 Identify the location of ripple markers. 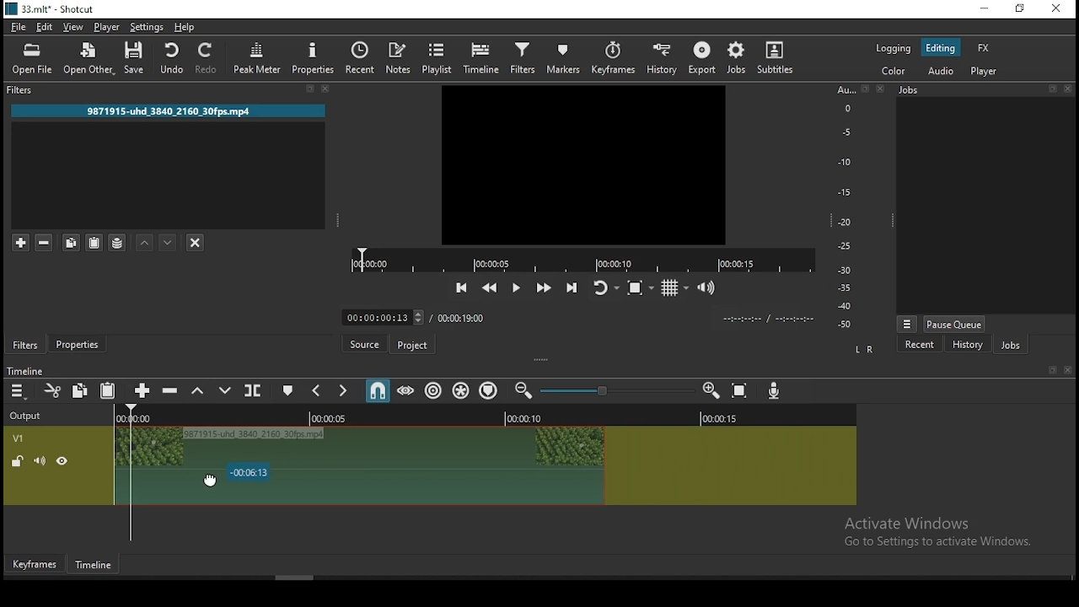
(491, 390).